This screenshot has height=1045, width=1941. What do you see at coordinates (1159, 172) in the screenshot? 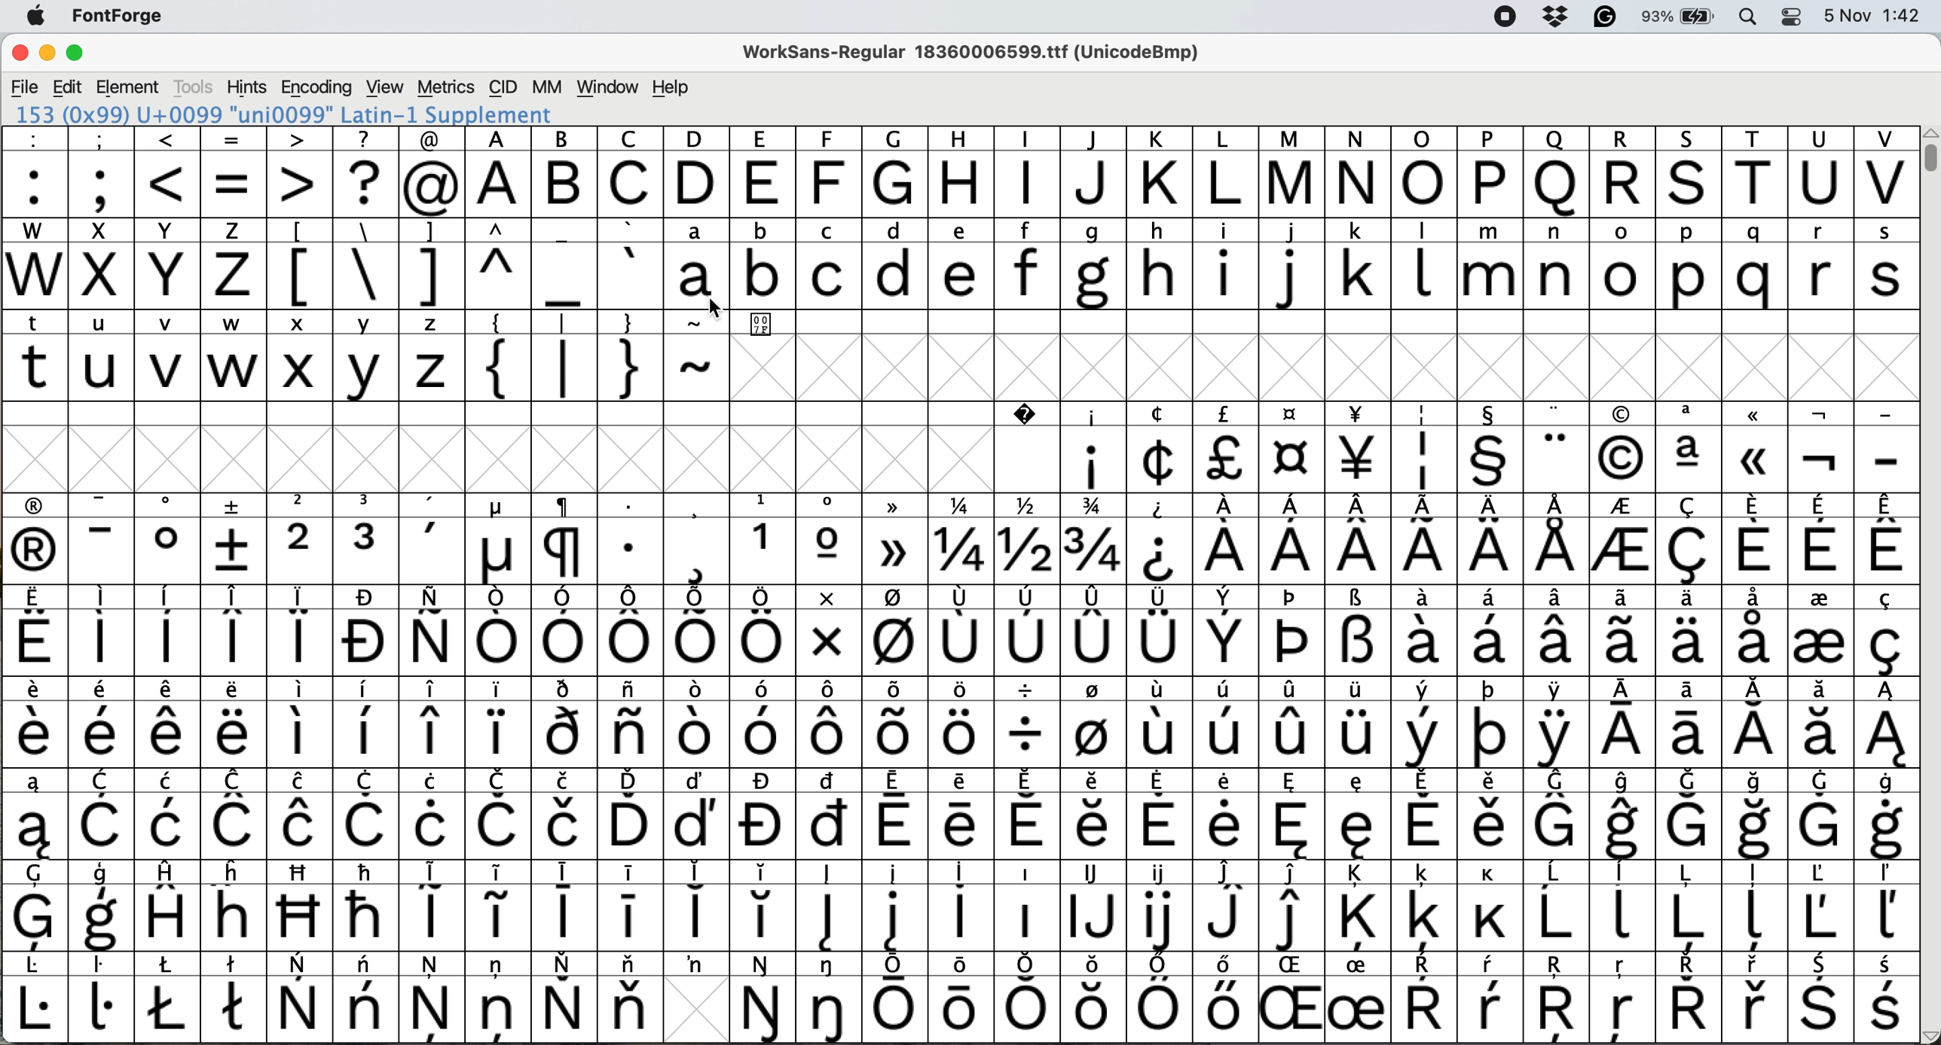
I see `K` at bounding box center [1159, 172].